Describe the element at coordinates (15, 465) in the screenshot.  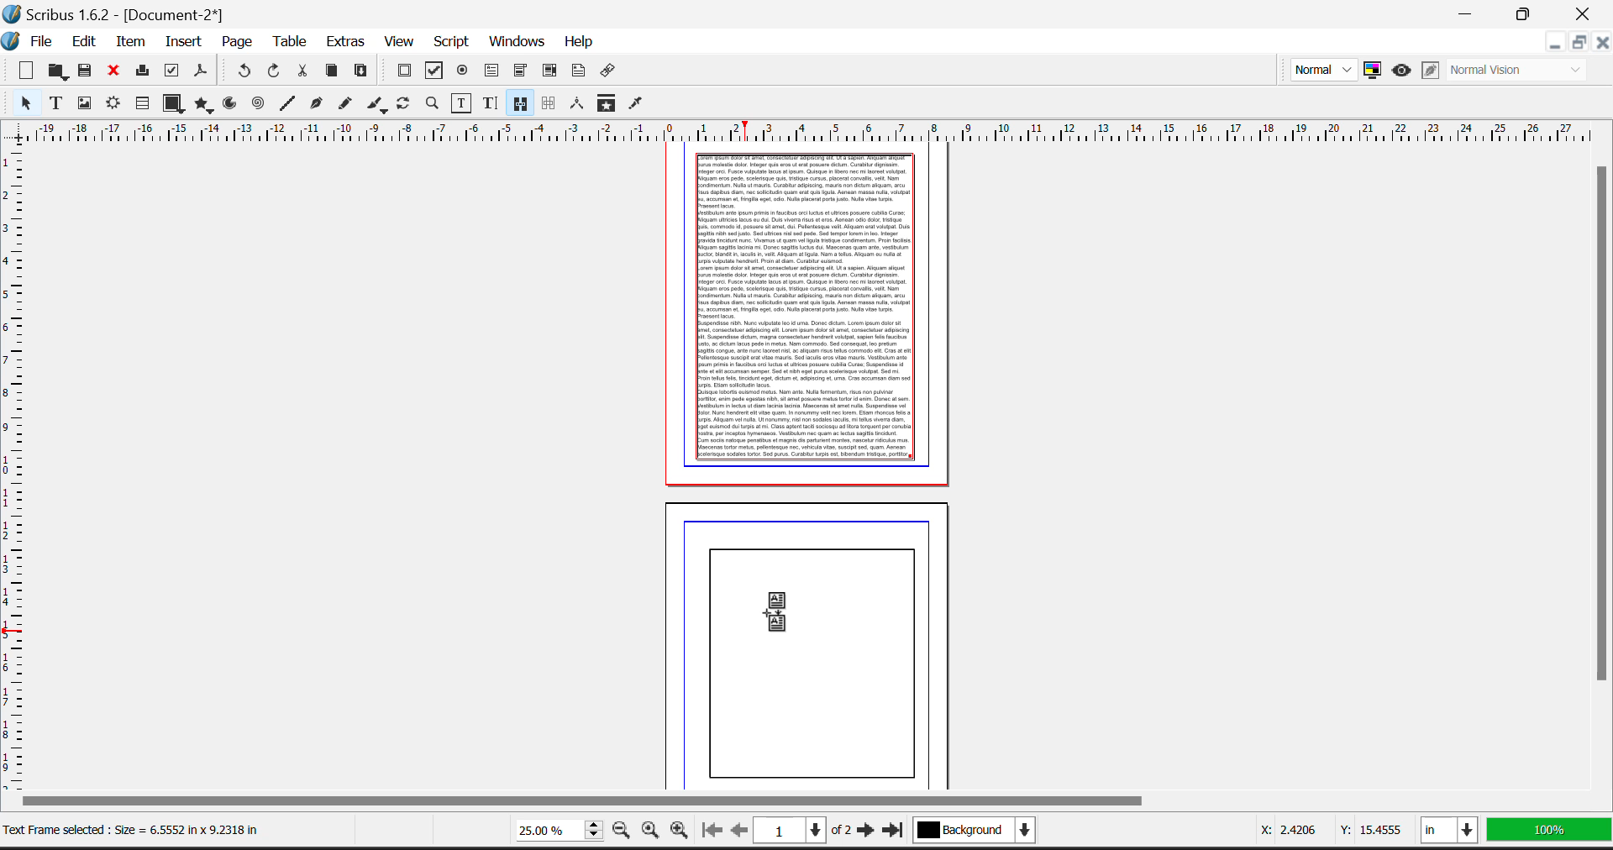
I see `Horizontal Page Margins` at that location.